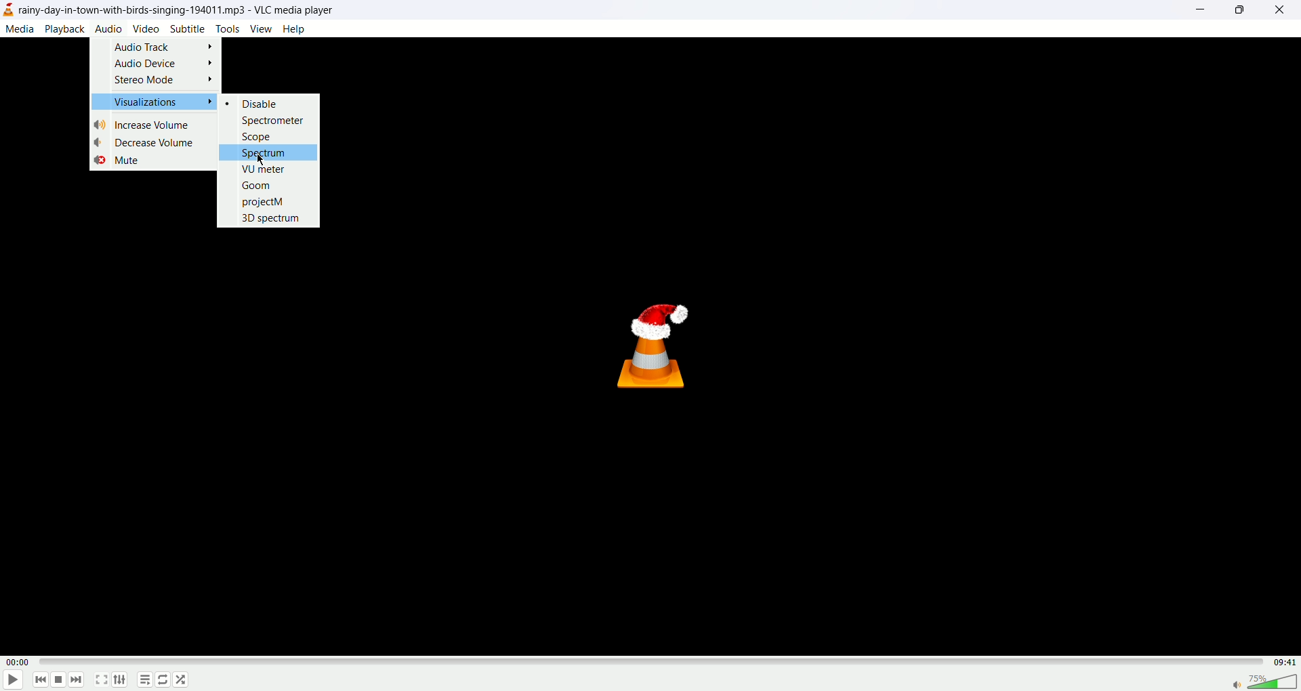 The image size is (1301, 691). What do you see at coordinates (79, 679) in the screenshot?
I see `next` at bounding box center [79, 679].